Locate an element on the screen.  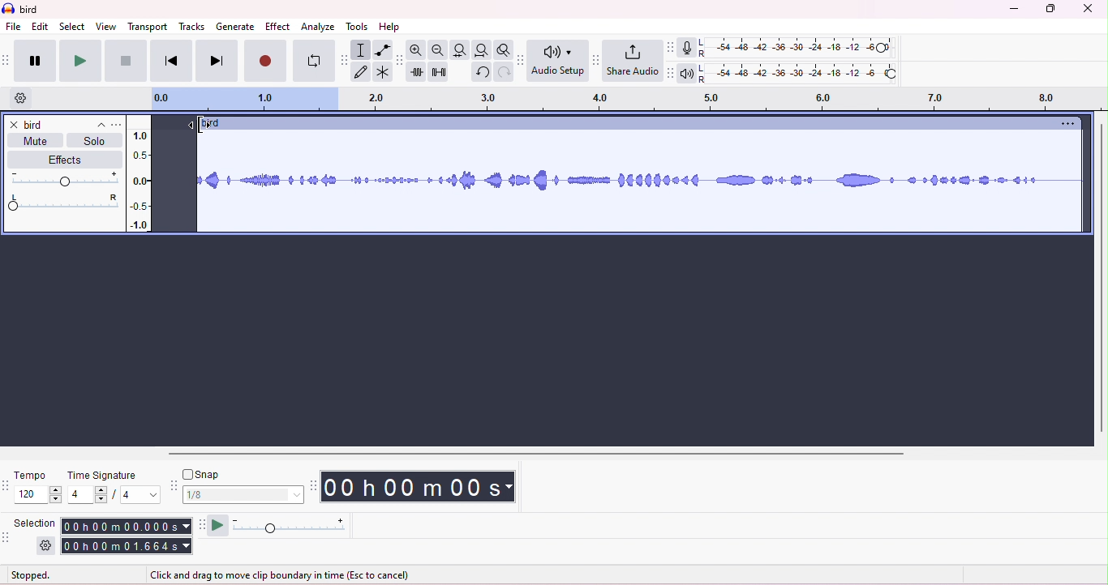
options is located at coordinates (116, 125).